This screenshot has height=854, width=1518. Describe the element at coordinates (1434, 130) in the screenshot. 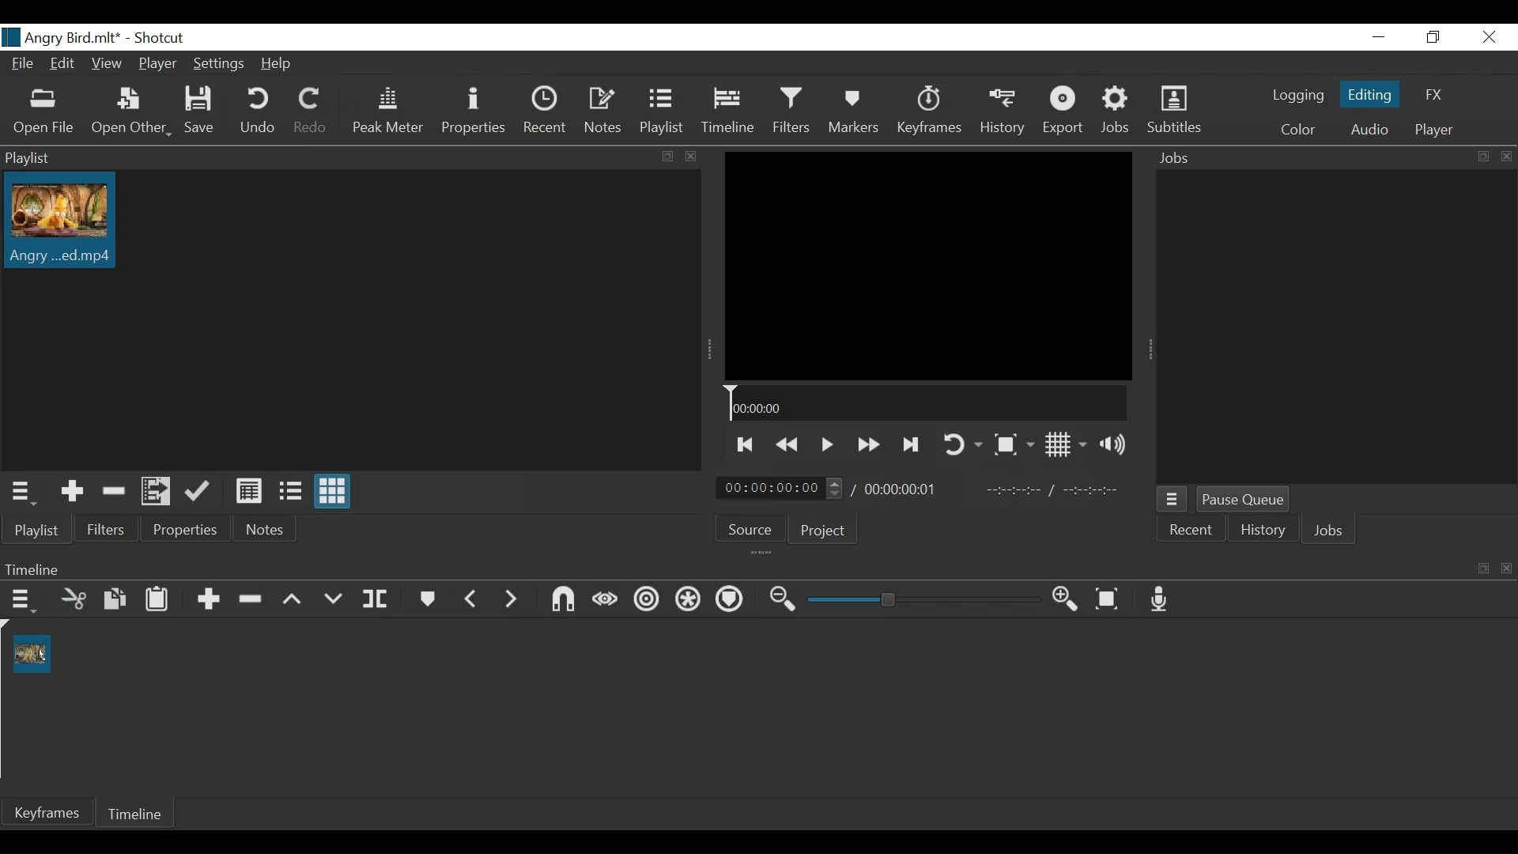

I see `player` at that location.